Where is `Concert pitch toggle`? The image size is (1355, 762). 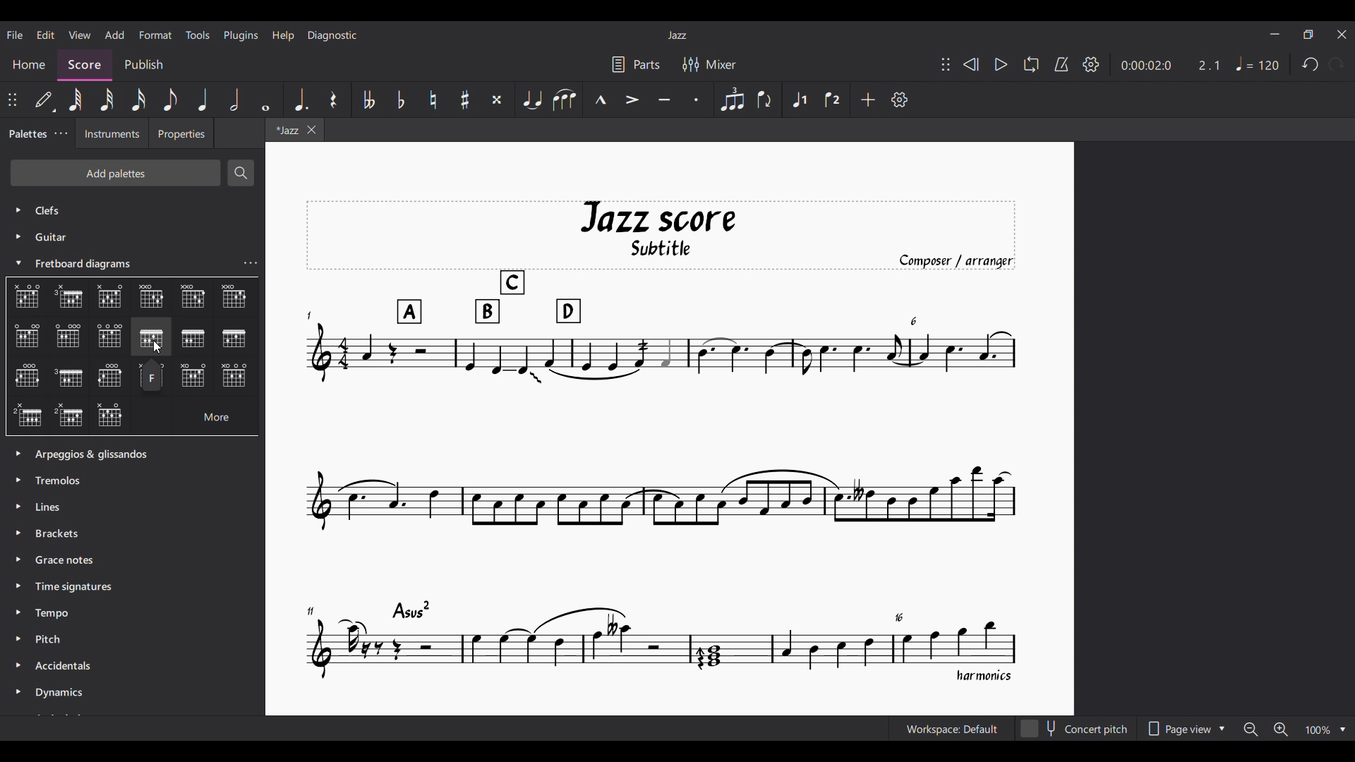
Concert pitch toggle is located at coordinates (1076, 729).